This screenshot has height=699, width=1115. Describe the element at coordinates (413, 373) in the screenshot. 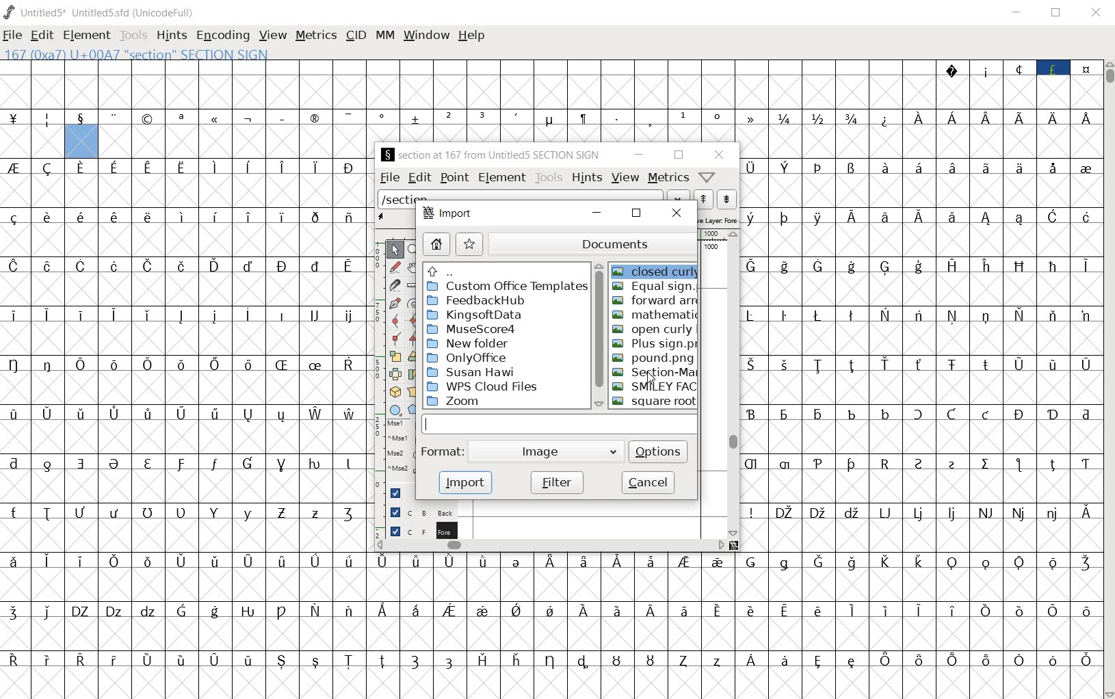

I see `skew the selection` at that location.